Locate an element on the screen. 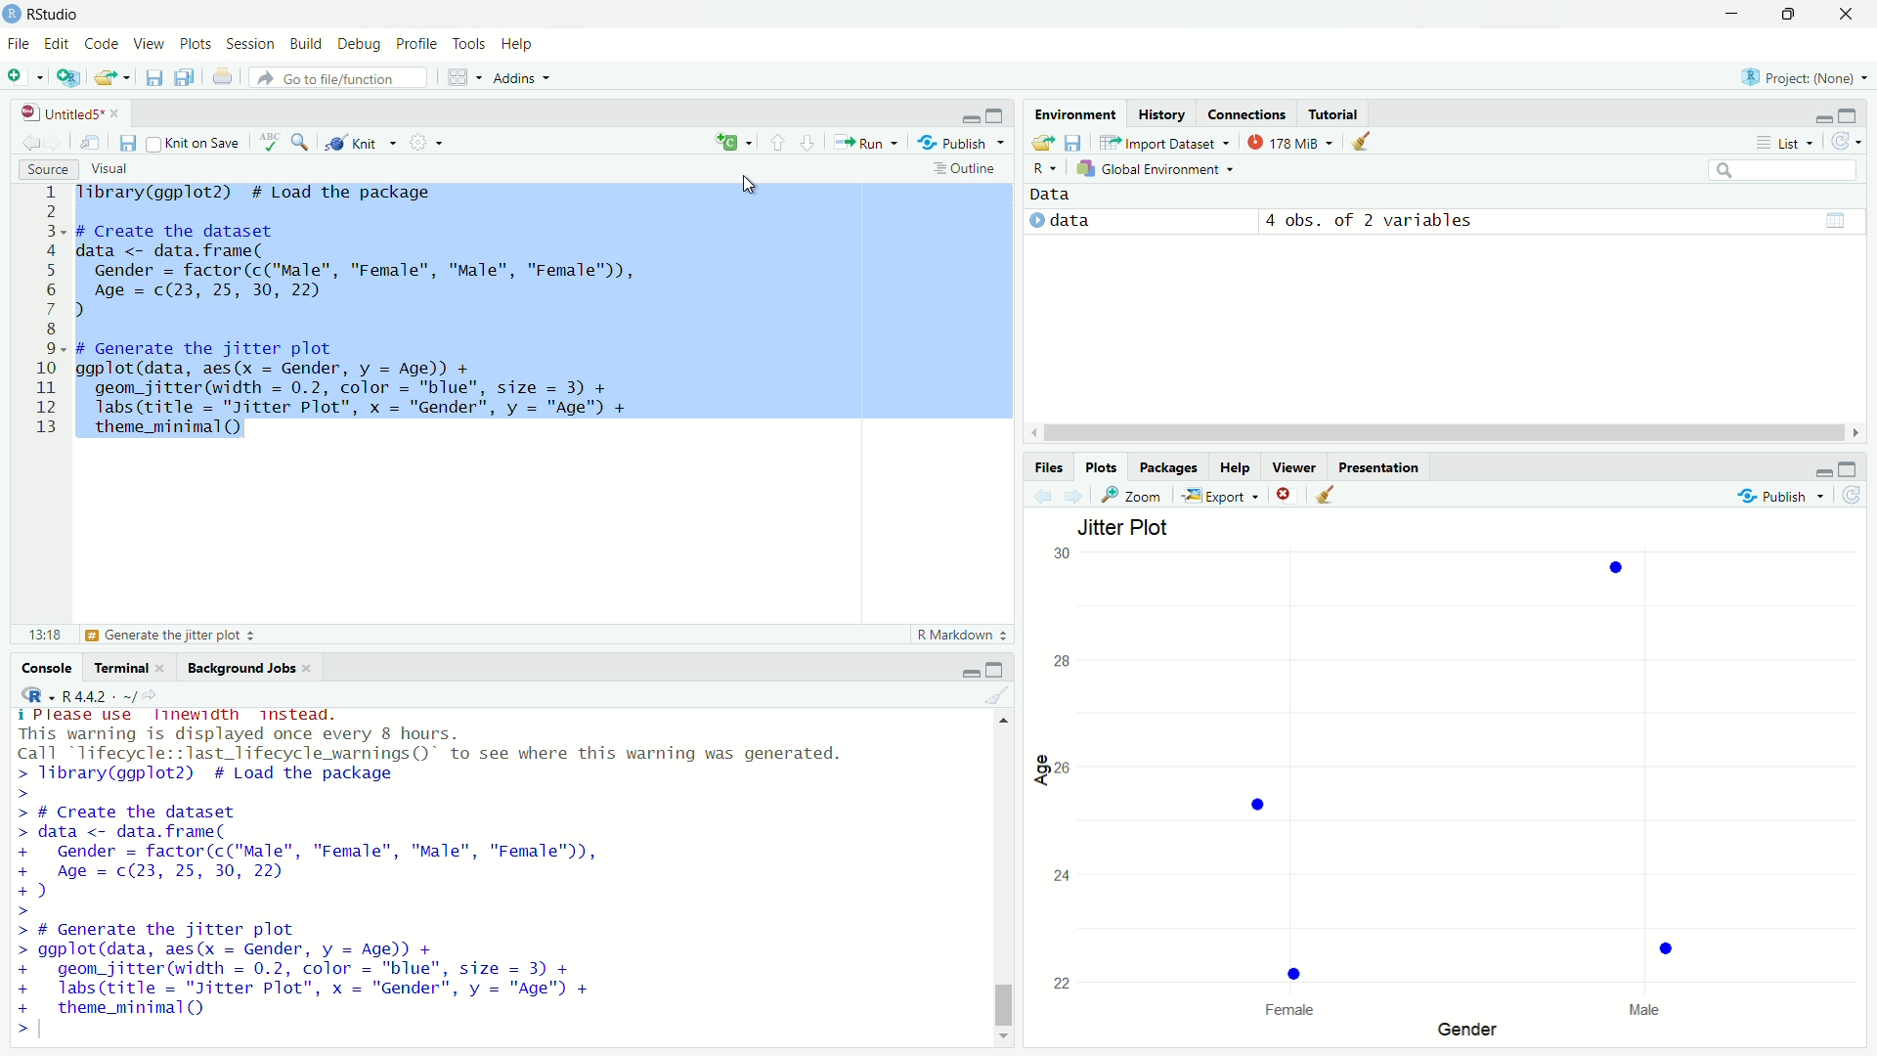 The image size is (1877, 1056). save all open documents is located at coordinates (187, 75).